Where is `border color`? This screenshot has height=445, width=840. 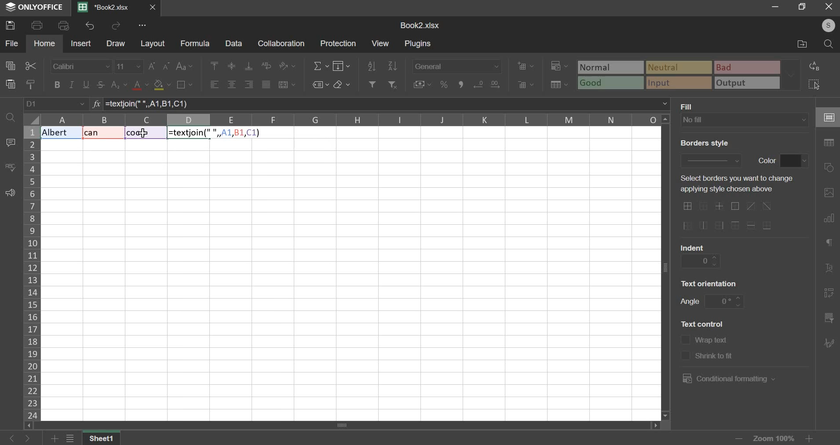
border color is located at coordinates (794, 161).